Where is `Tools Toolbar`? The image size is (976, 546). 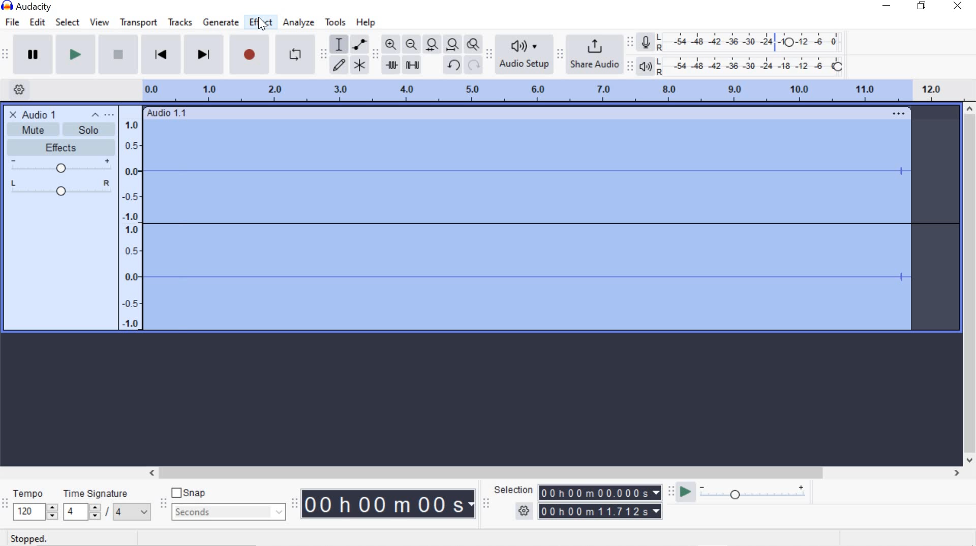
Tools Toolbar is located at coordinates (324, 52).